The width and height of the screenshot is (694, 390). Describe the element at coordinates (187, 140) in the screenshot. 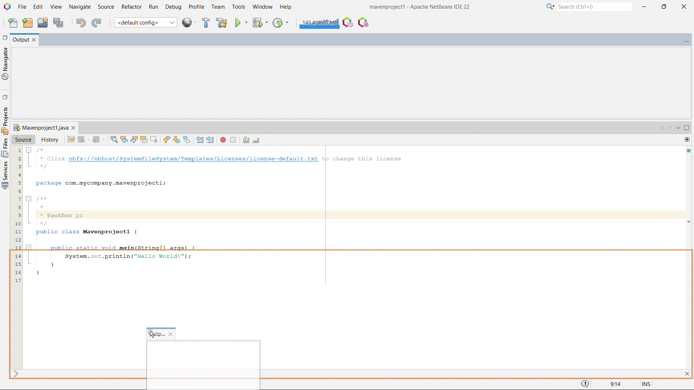

I see `toggle bookmark` at that location.